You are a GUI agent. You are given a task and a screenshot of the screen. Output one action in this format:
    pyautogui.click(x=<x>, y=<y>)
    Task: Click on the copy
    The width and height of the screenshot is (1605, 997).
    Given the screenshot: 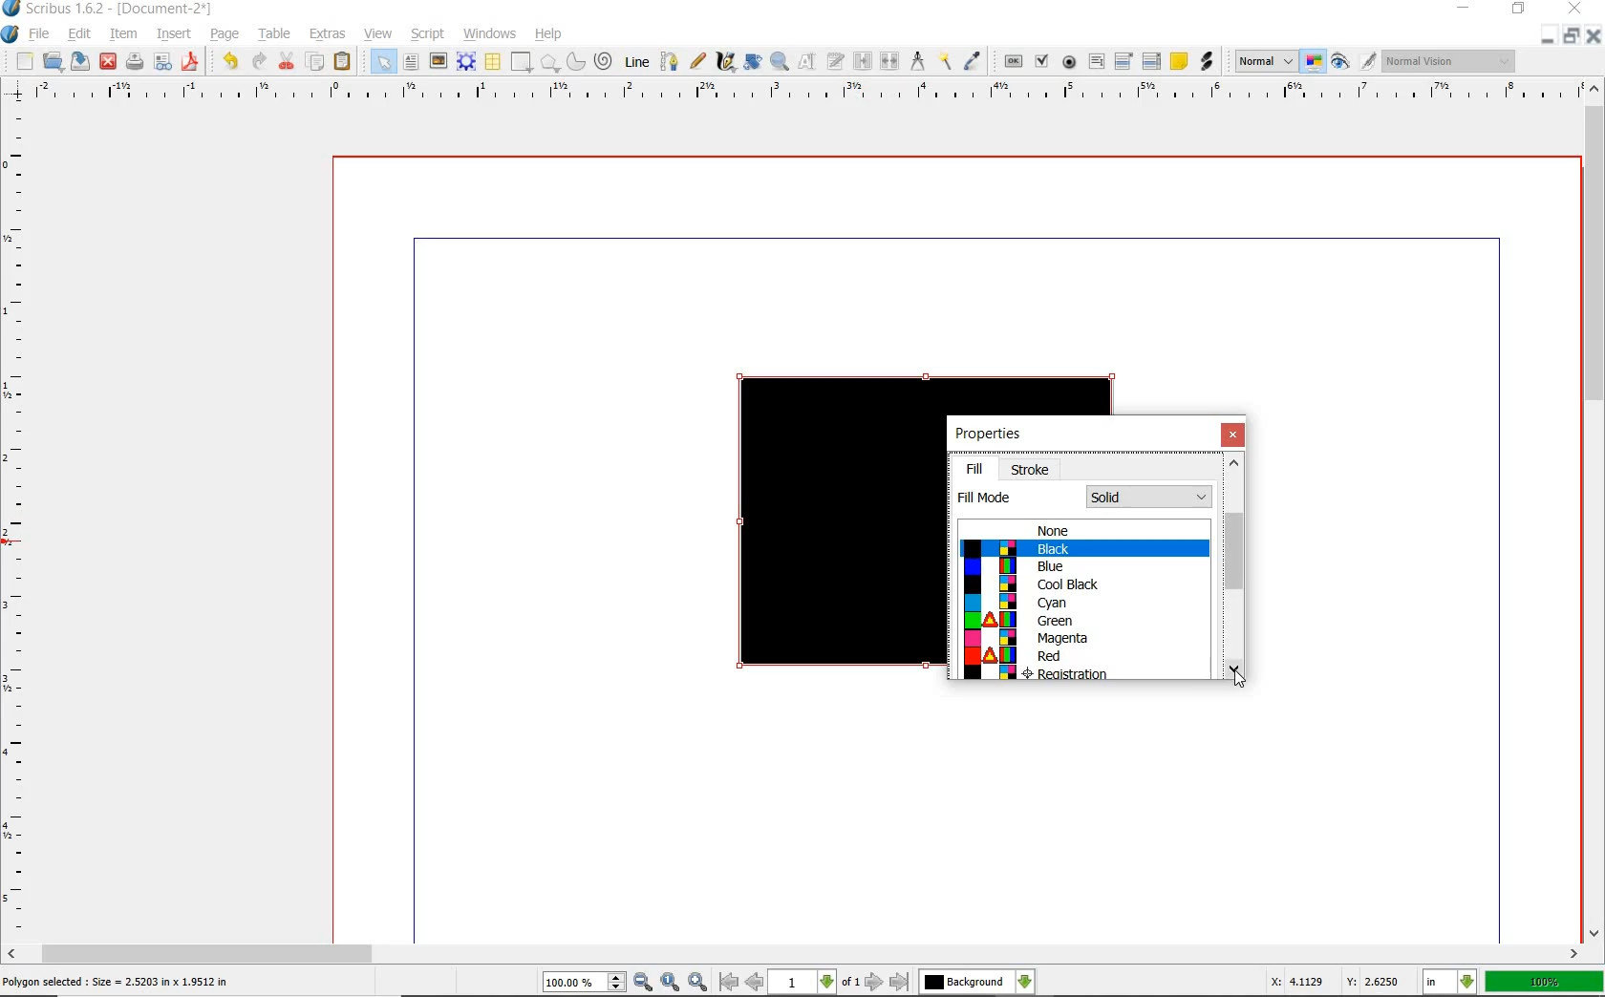 What is the action you would take?
    pyautogui.click(x=317, y=60)
    